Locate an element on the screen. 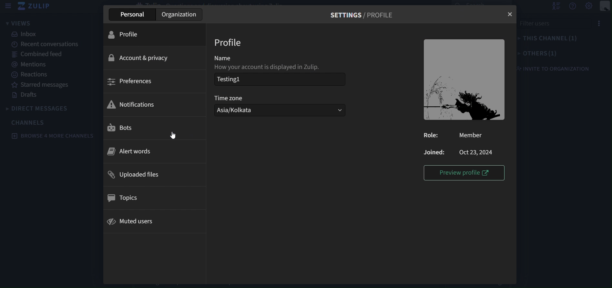  drafts is located at coordinates (48, 95).